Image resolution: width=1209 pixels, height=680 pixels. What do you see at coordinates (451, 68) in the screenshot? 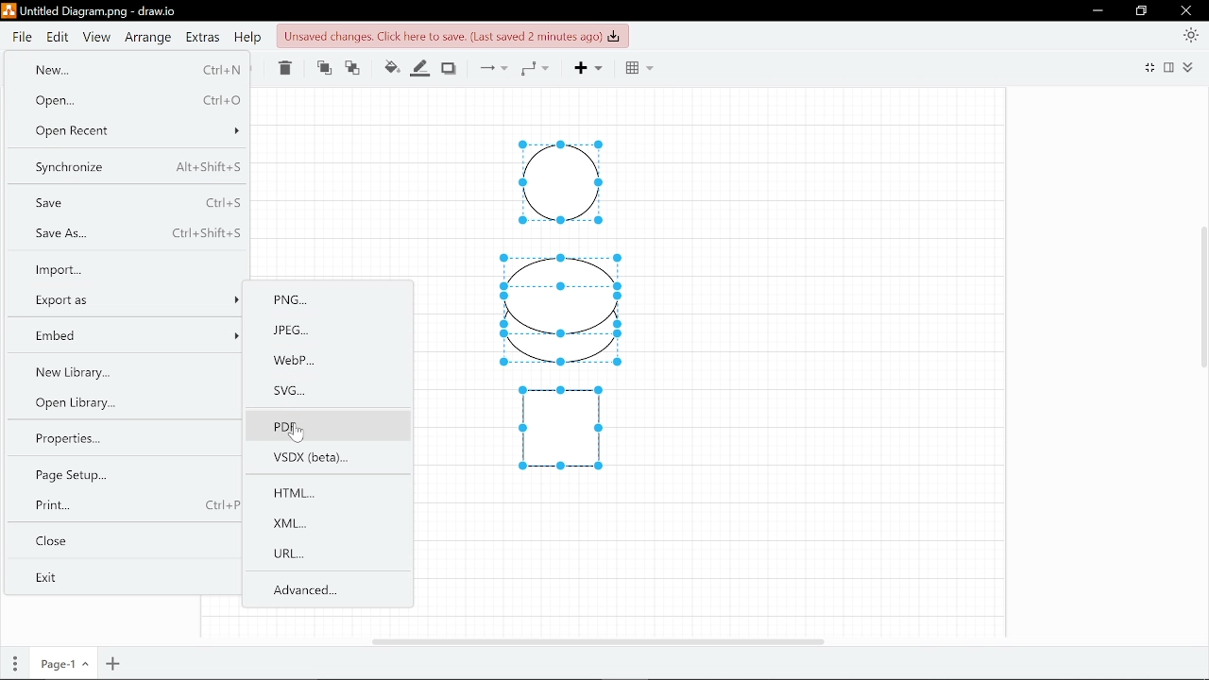
I see `Shadow` at bounding box center [451, 68].